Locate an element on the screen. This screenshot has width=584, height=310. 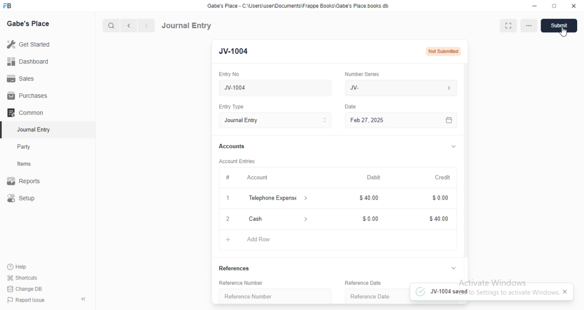
2 is located at coordinates (227, 219).